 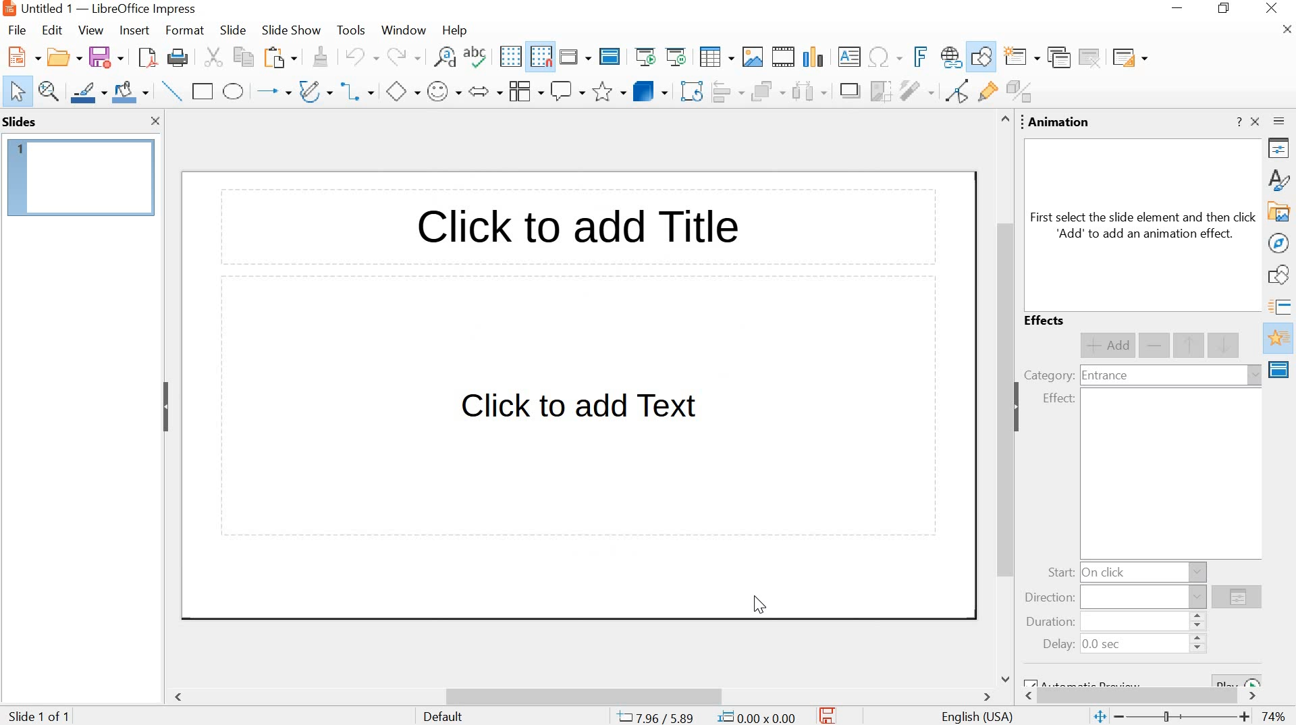 What do you see at coordinates (288, 30) in the screenshot?
I see `slide show menu` at bounding box center [288, 30].